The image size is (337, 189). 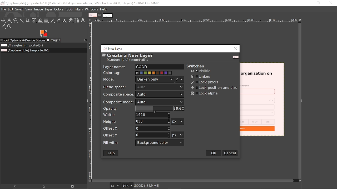 I want to click on Fill with:, so click(x=113, y=143).